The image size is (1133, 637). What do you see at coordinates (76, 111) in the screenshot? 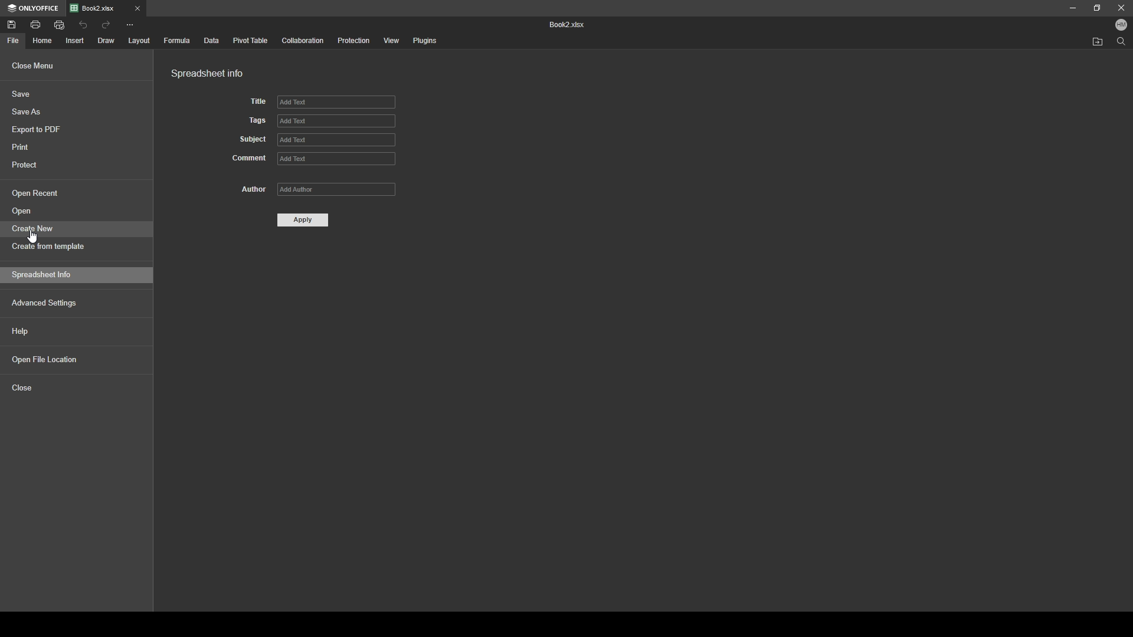
I see `save as` at bounding box center [76, 111].